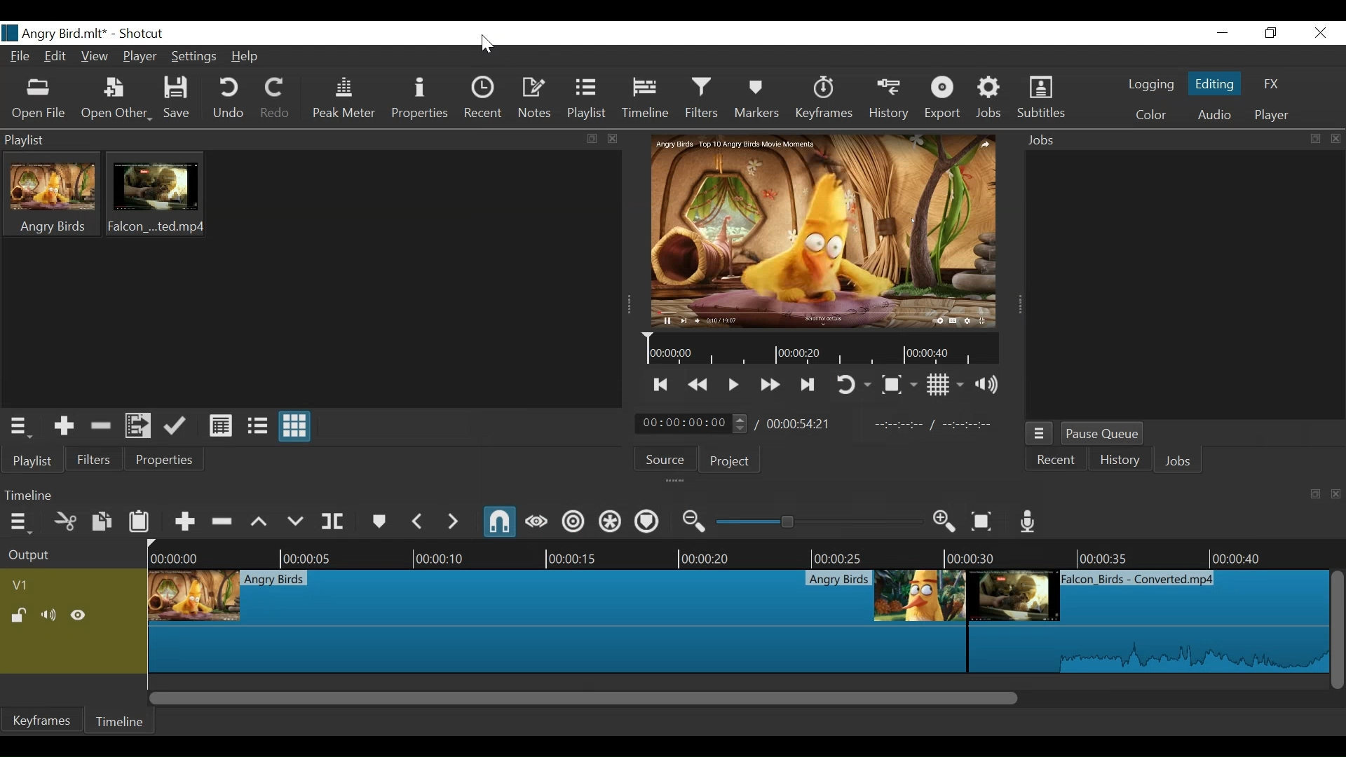 This screenshot has height=757, width=1346. I want to click on Recent, so click(1053, 459).